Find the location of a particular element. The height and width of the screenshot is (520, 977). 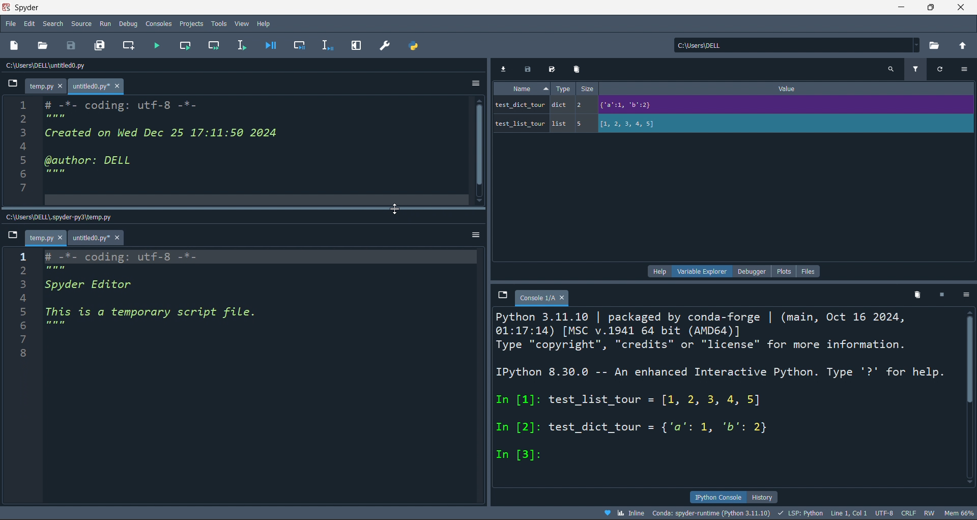

files is located at coordinates (810, 270).